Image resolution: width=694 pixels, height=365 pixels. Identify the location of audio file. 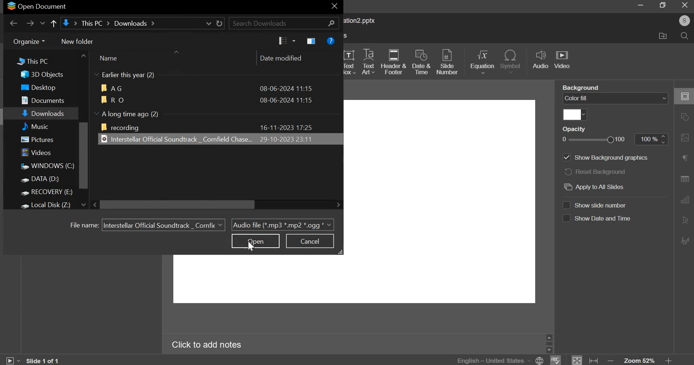
(175, 139).